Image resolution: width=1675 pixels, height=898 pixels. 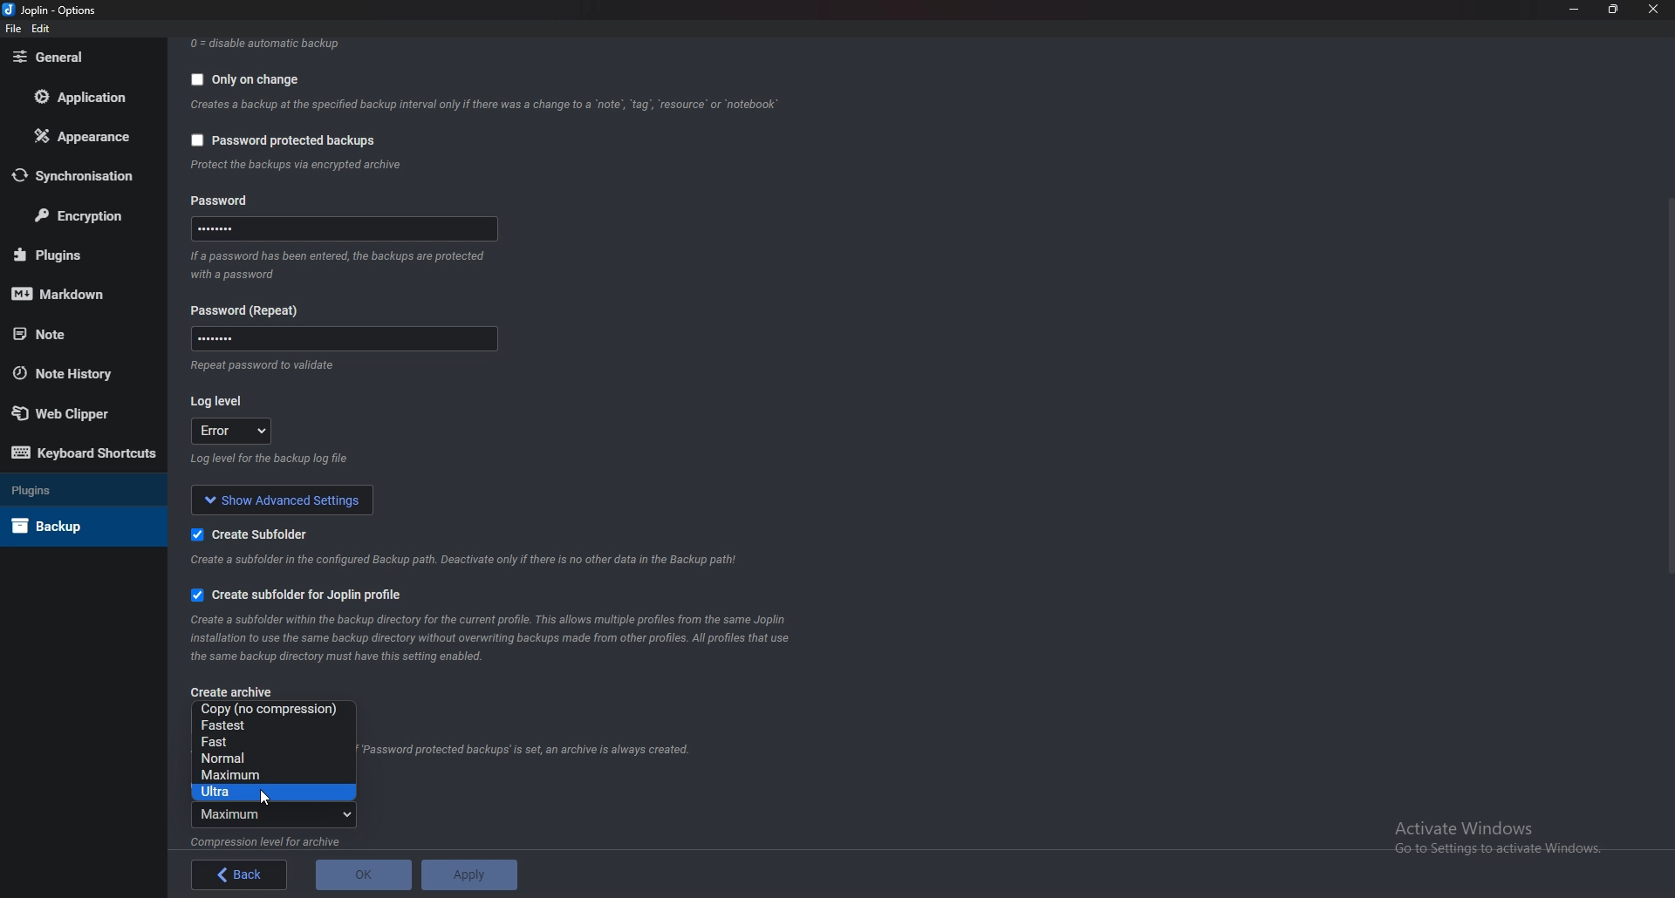 I want to click on info, so click(x=308, y=165).